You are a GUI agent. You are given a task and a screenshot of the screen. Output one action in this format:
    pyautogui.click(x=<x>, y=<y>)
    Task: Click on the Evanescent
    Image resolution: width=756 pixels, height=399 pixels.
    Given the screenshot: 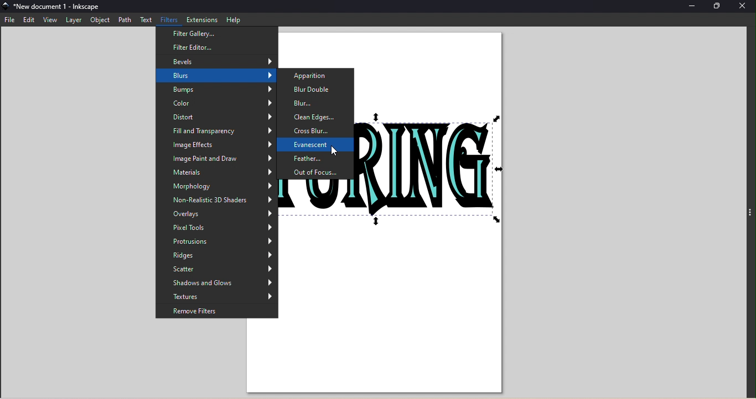 What is the action you would take?
    pyautogui.click(x=318, y=144)
    